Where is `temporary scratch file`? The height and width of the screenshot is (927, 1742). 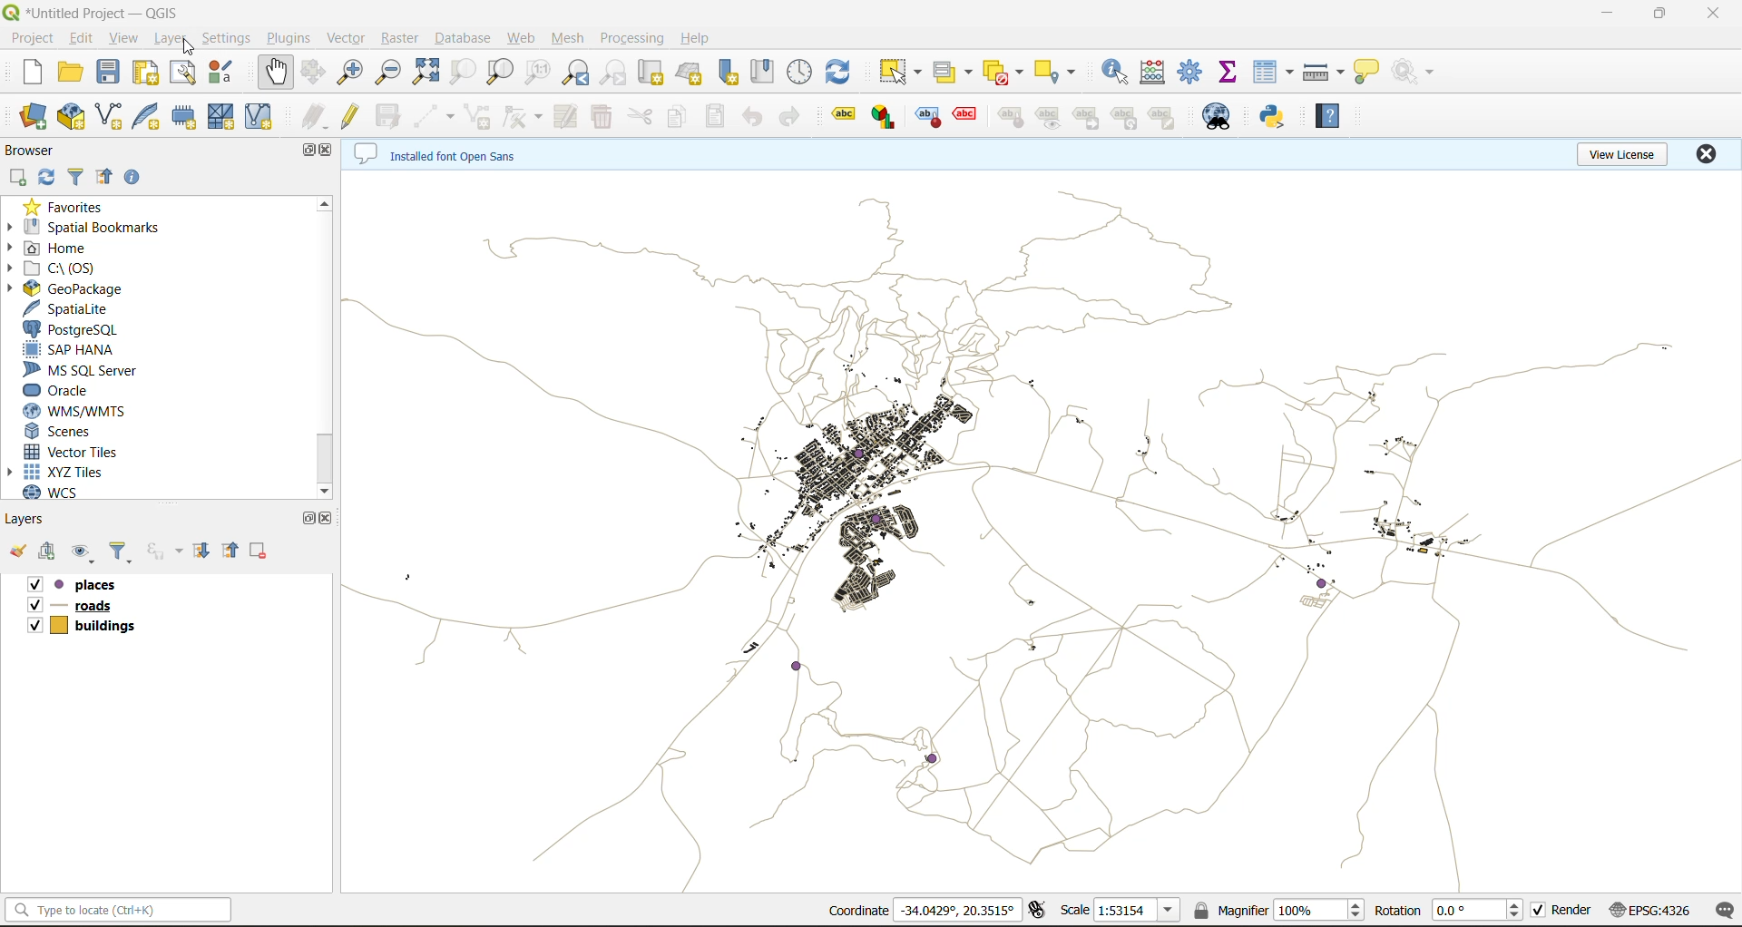
temporary scratch file is located at coordinates (184, 118).